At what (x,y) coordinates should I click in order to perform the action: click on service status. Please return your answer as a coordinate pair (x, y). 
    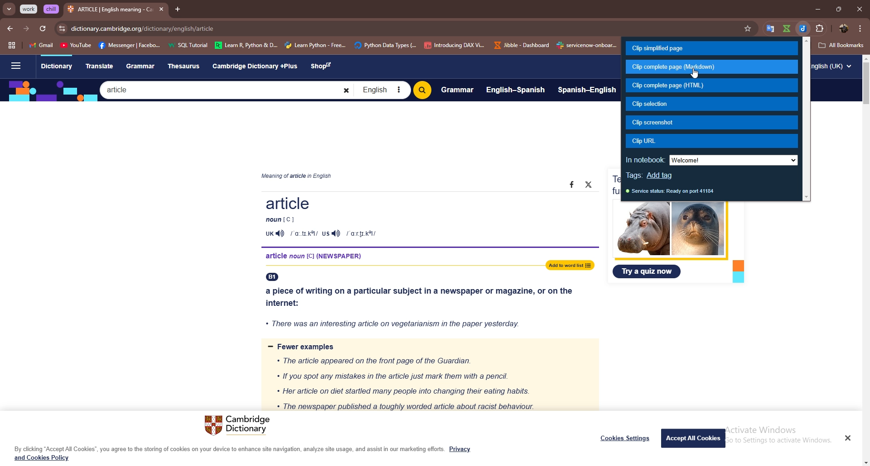
    Looking at the image, I should click on (671, 192).